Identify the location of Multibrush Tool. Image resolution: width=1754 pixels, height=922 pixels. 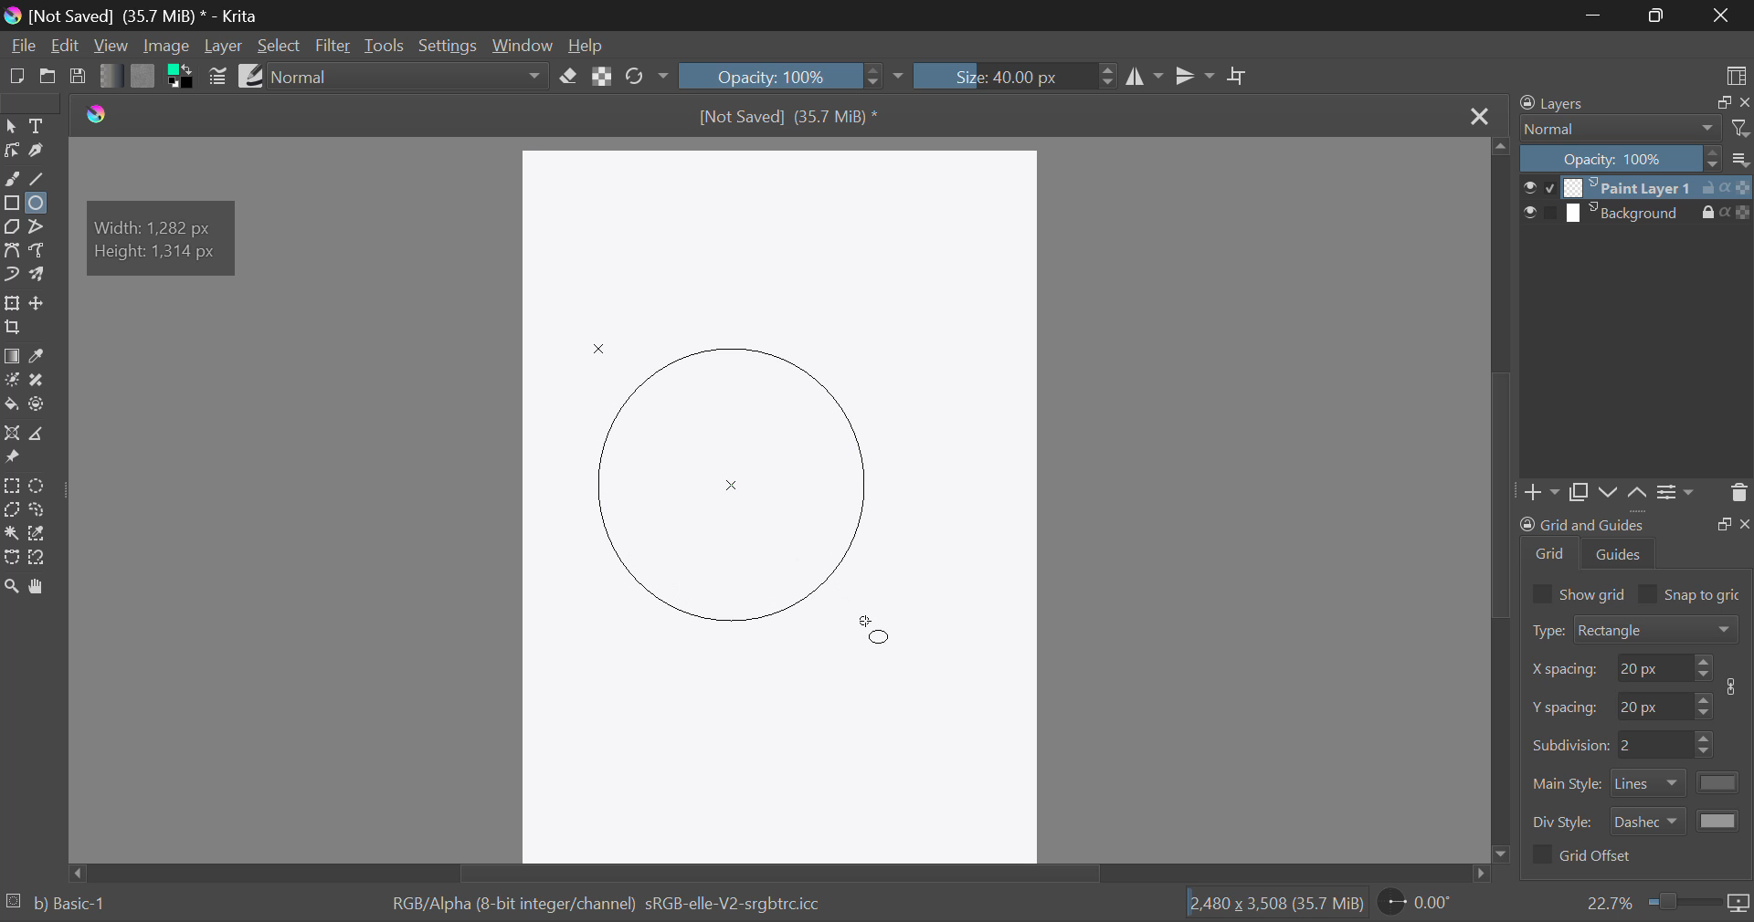
(40, 276).